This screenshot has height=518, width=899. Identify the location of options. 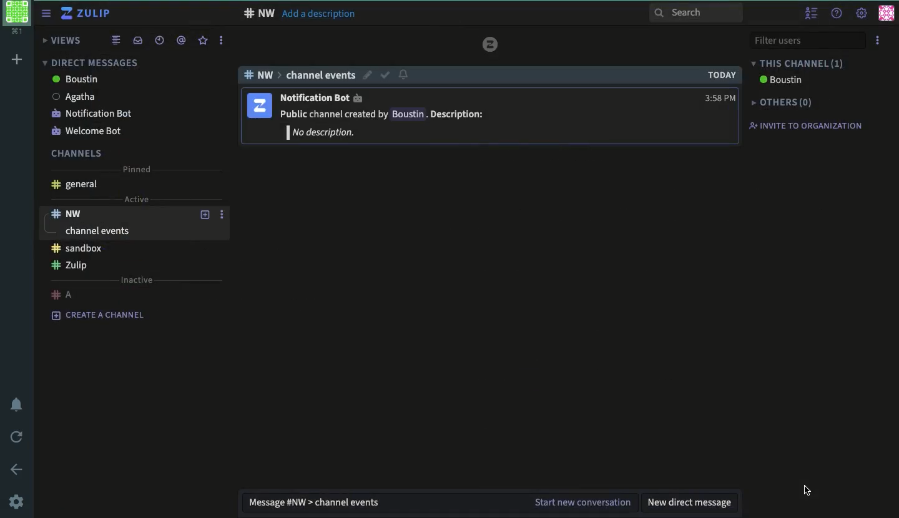
(220, 42).